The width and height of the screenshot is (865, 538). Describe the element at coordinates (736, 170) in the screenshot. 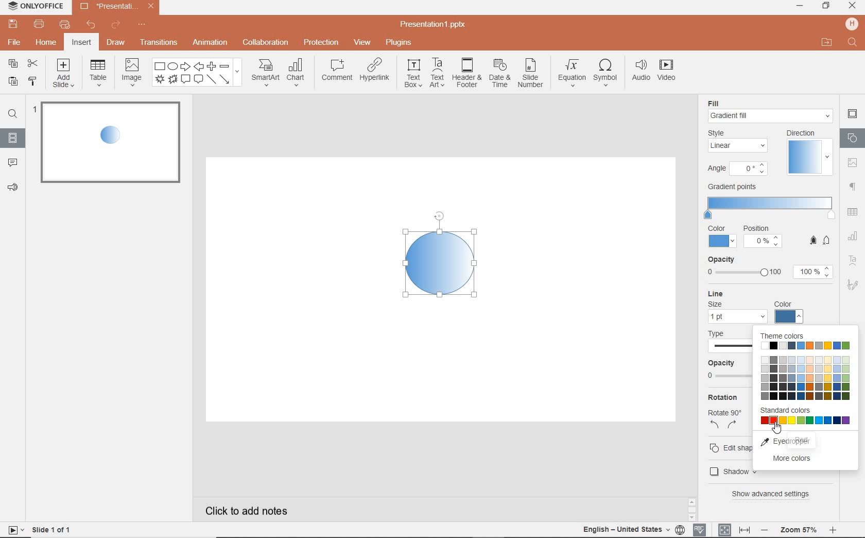

I see `angle` at that location.